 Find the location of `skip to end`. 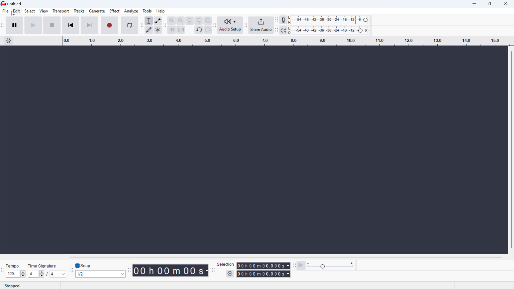

skip to end is located at coordinates (90, 25).